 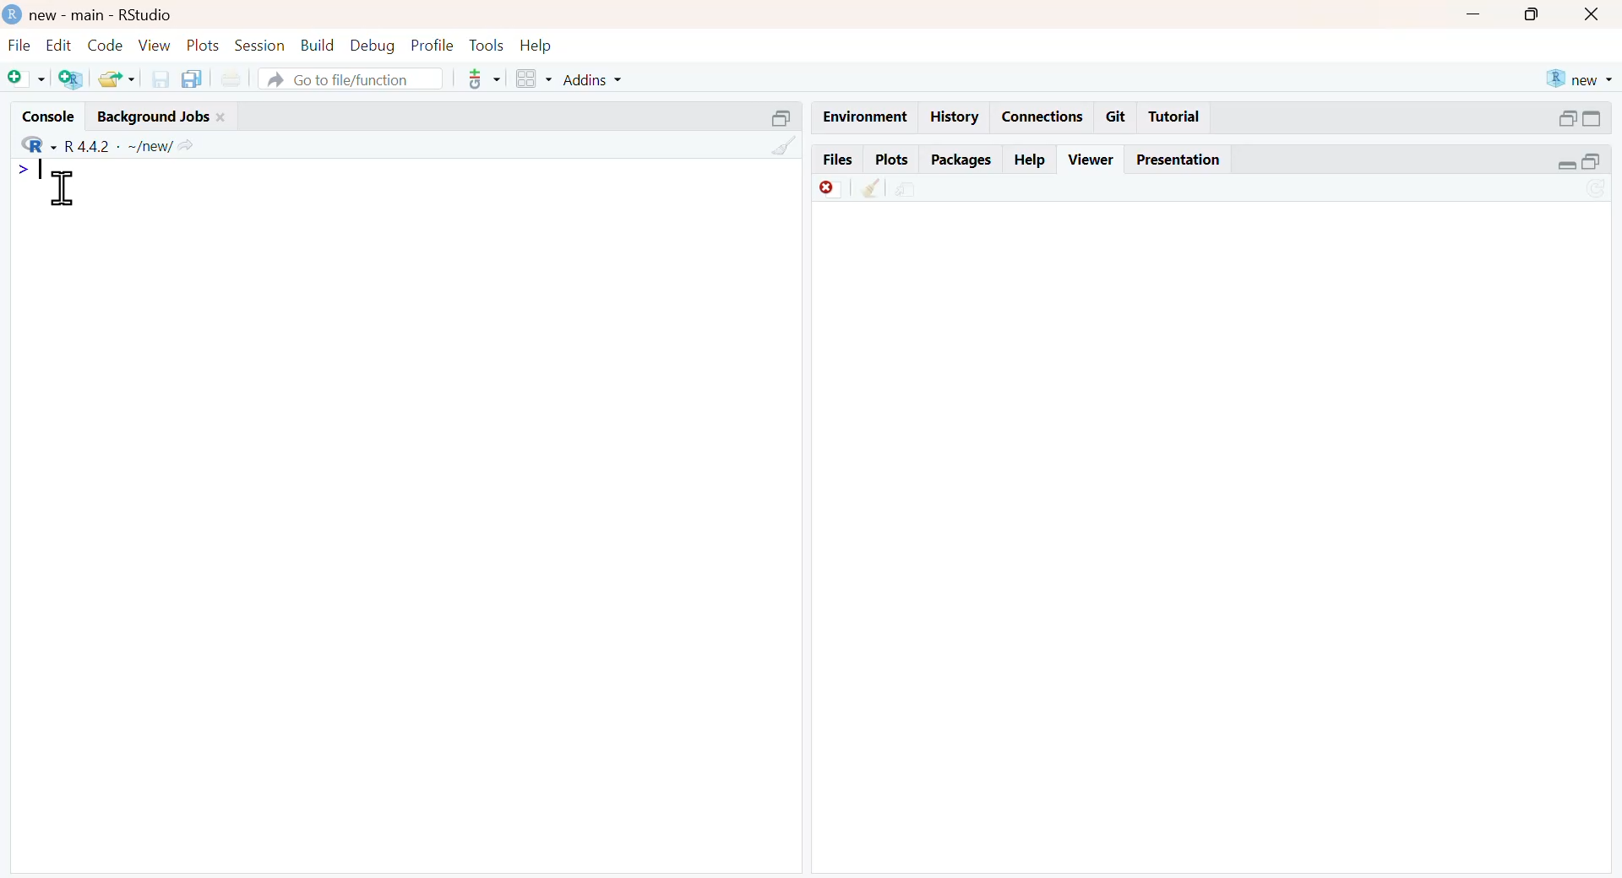 I want to click on build, so click(x=318, y=45).